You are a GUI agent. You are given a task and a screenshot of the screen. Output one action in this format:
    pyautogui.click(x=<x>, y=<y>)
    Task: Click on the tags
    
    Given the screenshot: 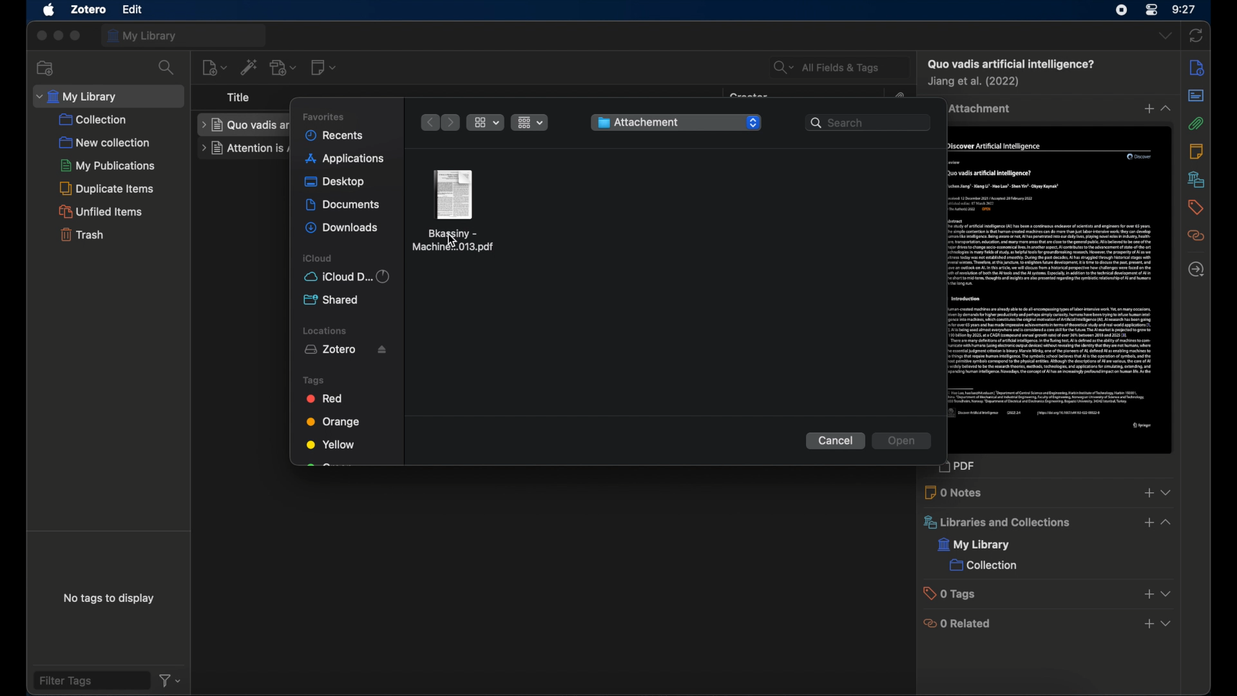 What is the action you would take?
    pyautogui.click(x=314, y=380)
    